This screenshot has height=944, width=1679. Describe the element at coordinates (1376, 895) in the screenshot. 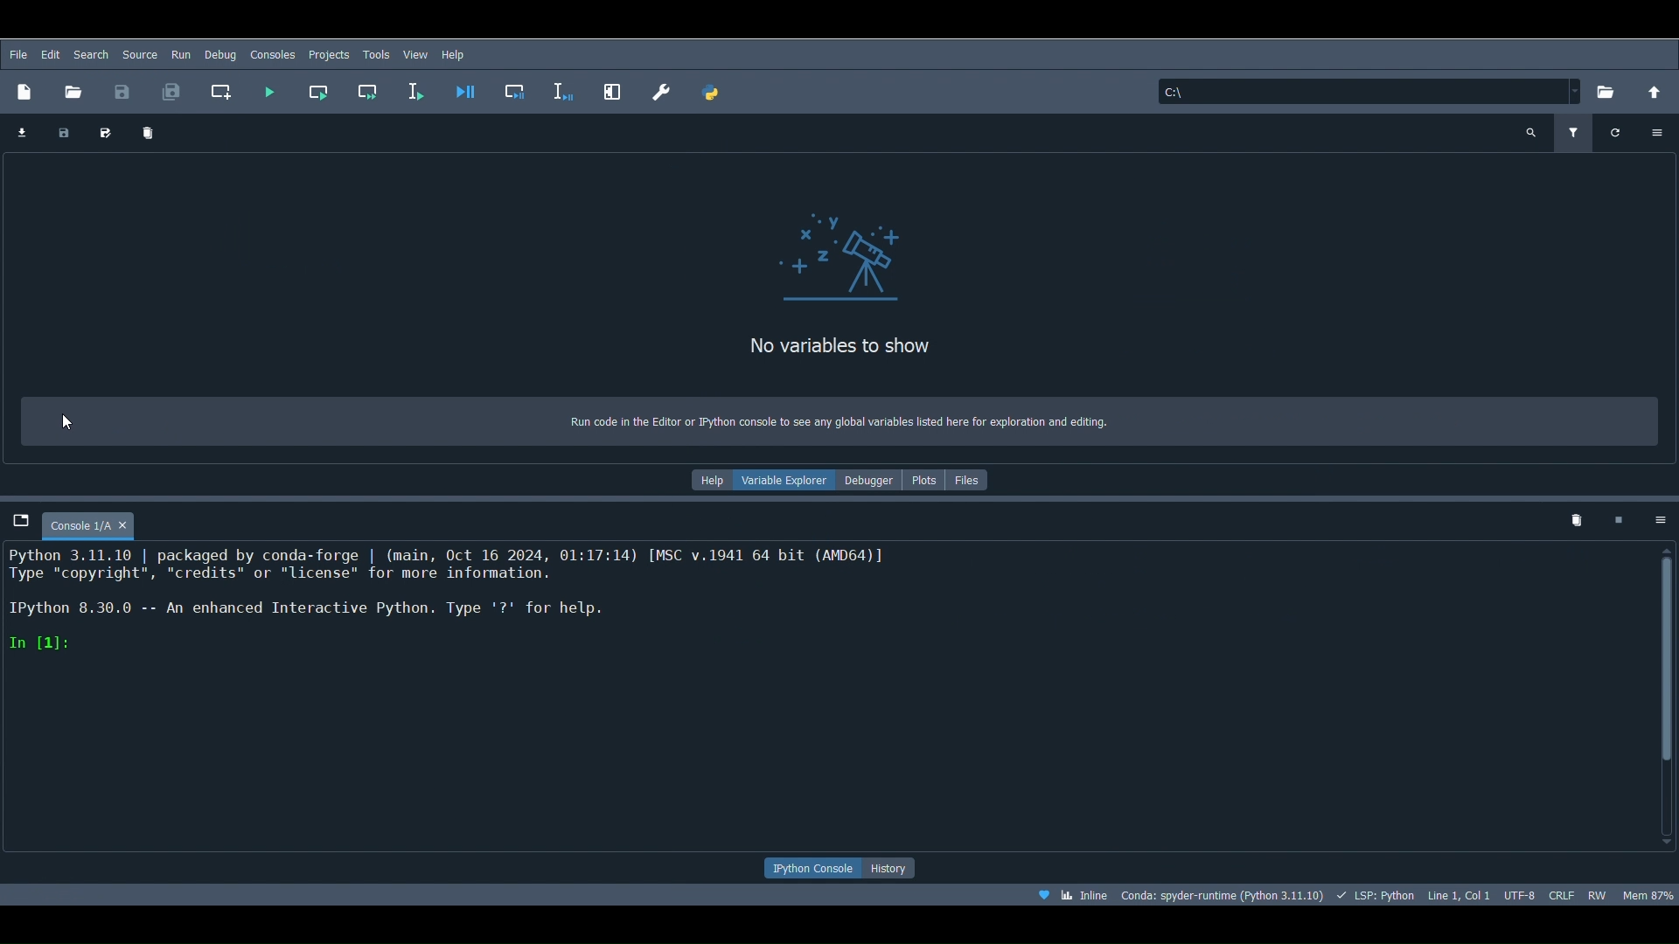

I see `Completions, linting, code folding and symbols status` at that location.